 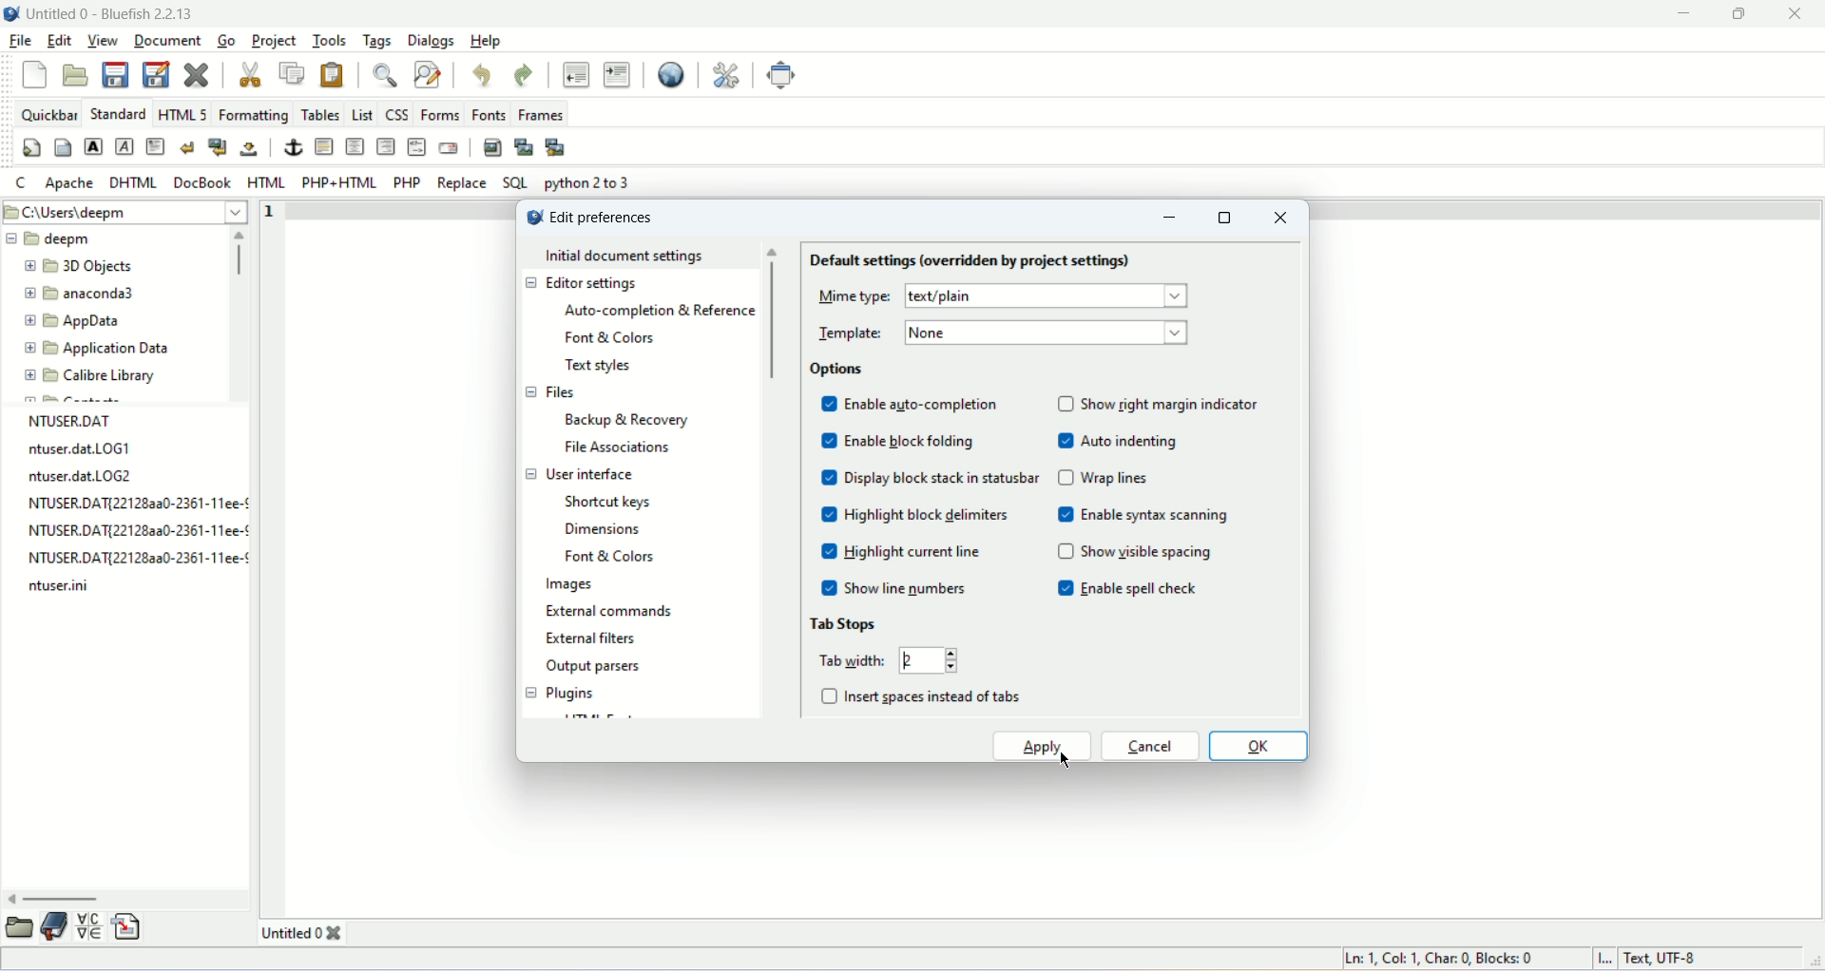 I want to click on font and colors, so click(x=611, y=559).